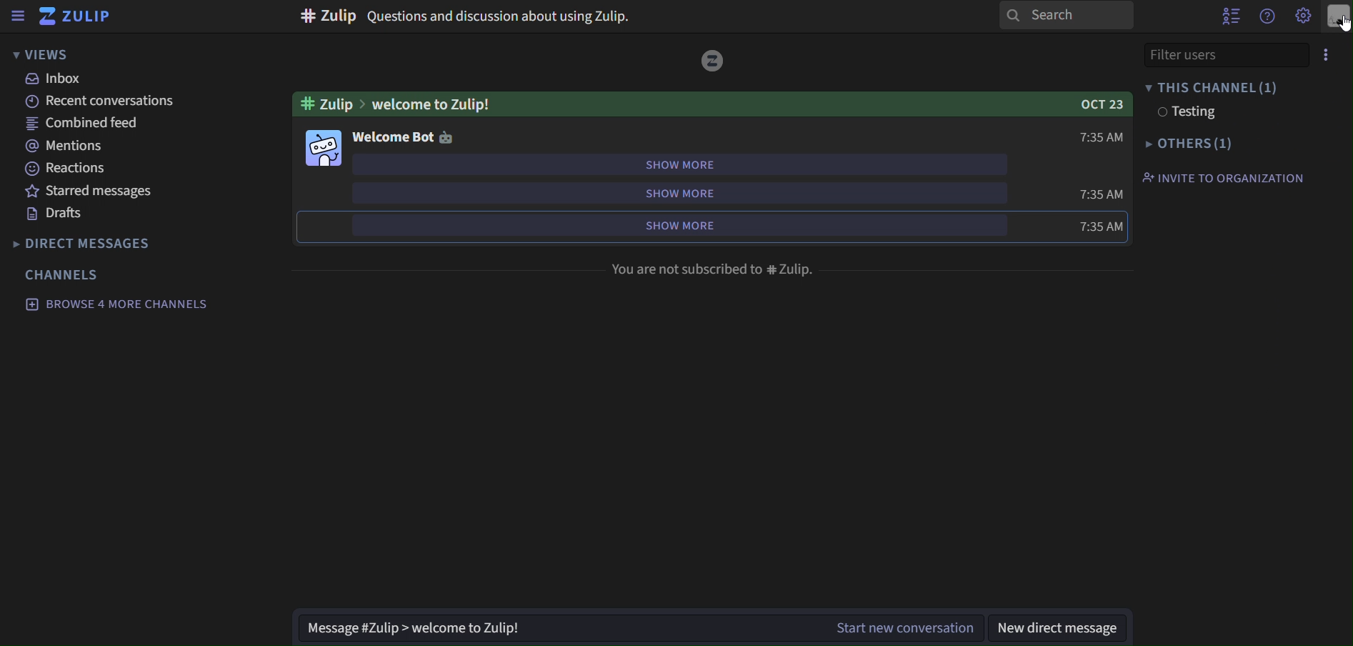 The image size is (1353, 646). What do you see at coordinates (94, 192) in the screenshot?
I see `starredmessages` at bounding box center [94, 192].